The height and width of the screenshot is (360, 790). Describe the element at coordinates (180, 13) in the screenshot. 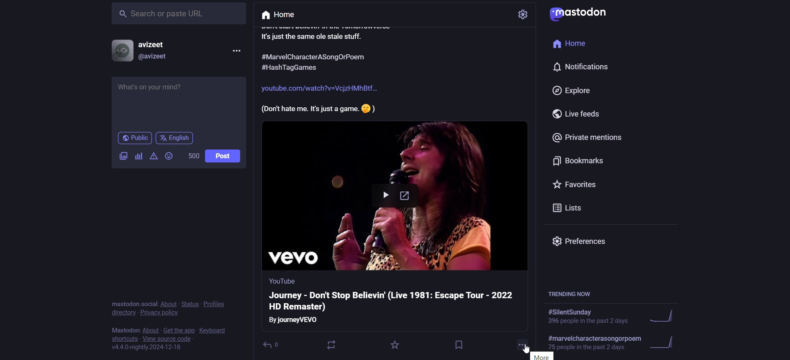

I see `search` at that location.